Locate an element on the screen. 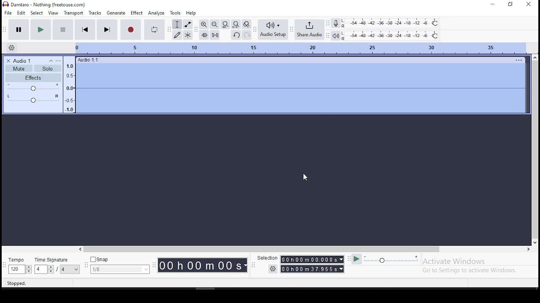 This screenshot has height=303, width=540. audio setup is located at coordinates (273, 30).